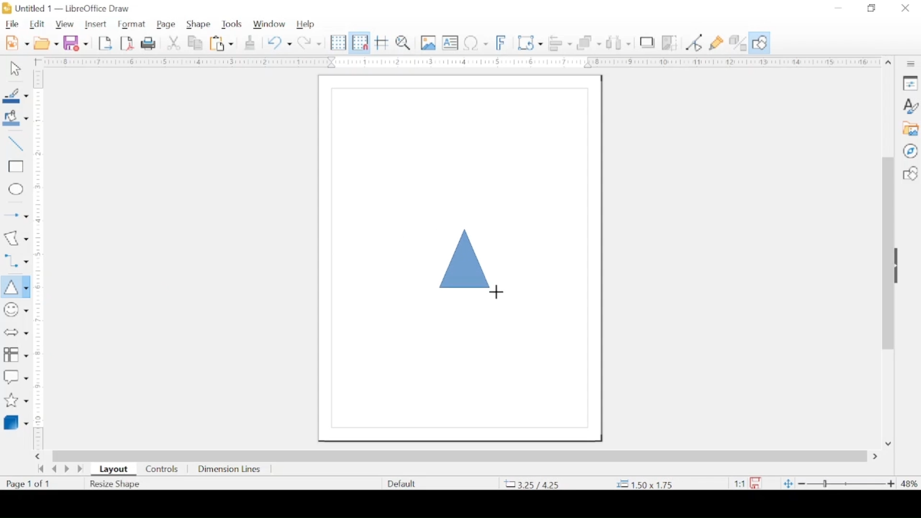 The image size is (921, 518). I want to click on previous page, so click(54, 469).